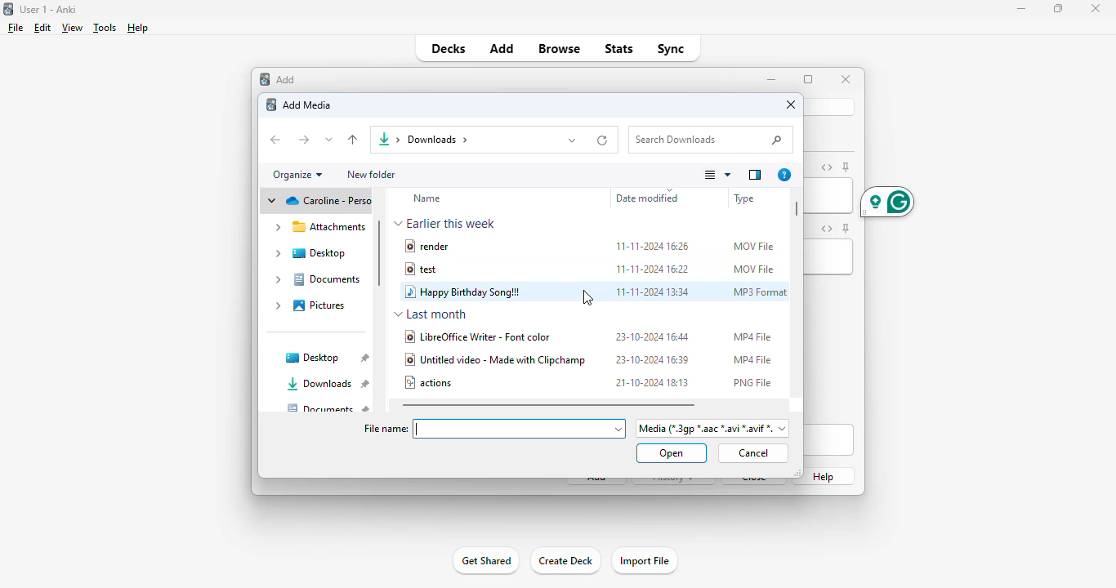 The width and height of the screenshot is (1116, 588). I want to click on add, so click(265, 80).